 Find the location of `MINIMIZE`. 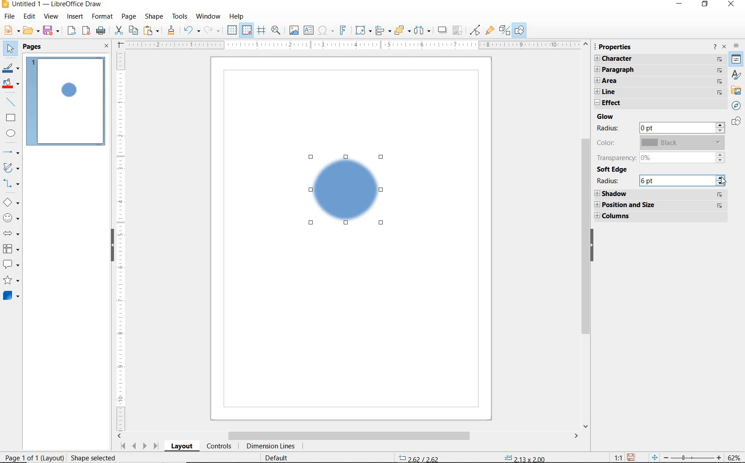

MINIMIZE is located at coordinates (678, 4).